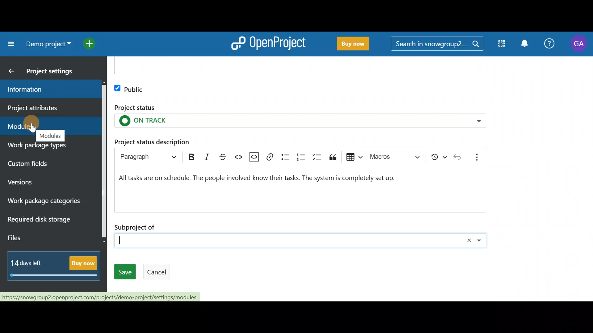 Image resolution: width=593 pixels, height=333 pixels. I want to click on Project status description, so click(152, 141).